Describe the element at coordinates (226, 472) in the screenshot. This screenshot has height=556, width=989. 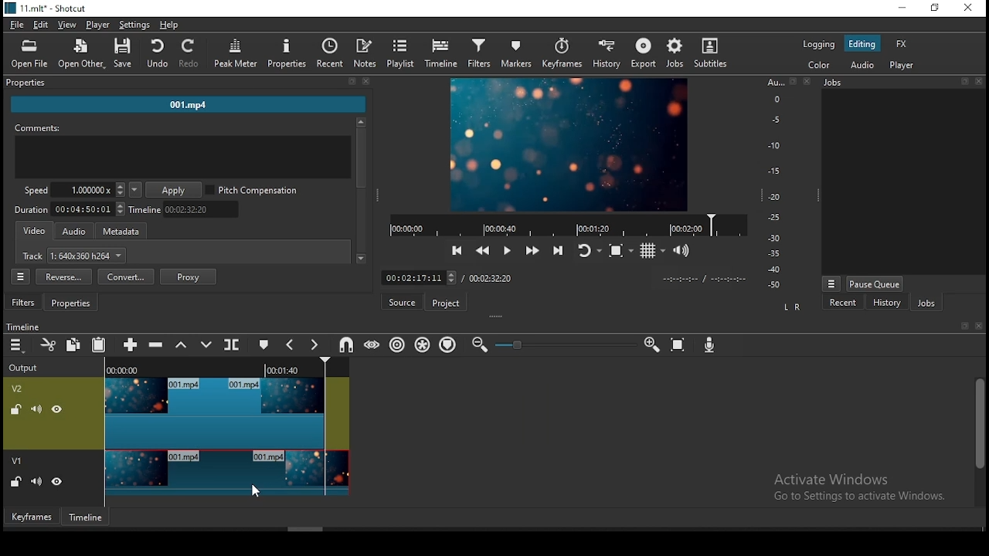
I see `video track V1` at that location.